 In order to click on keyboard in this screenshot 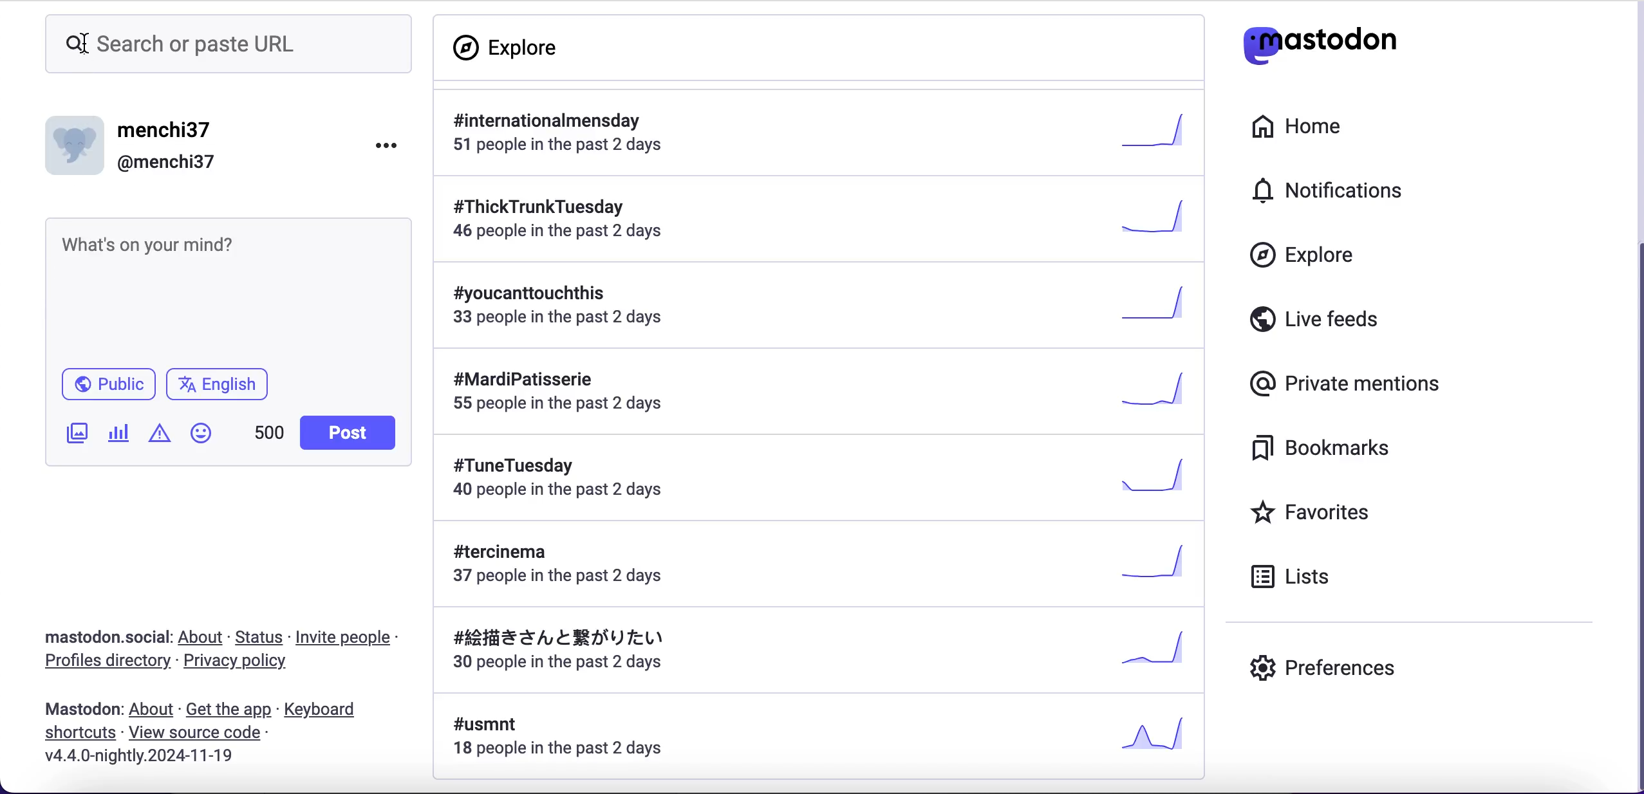, I will do `click(327, 710)`.